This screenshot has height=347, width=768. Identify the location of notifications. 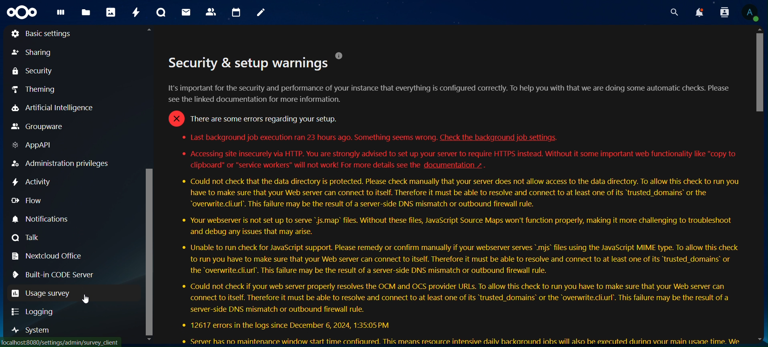
(52, 219).